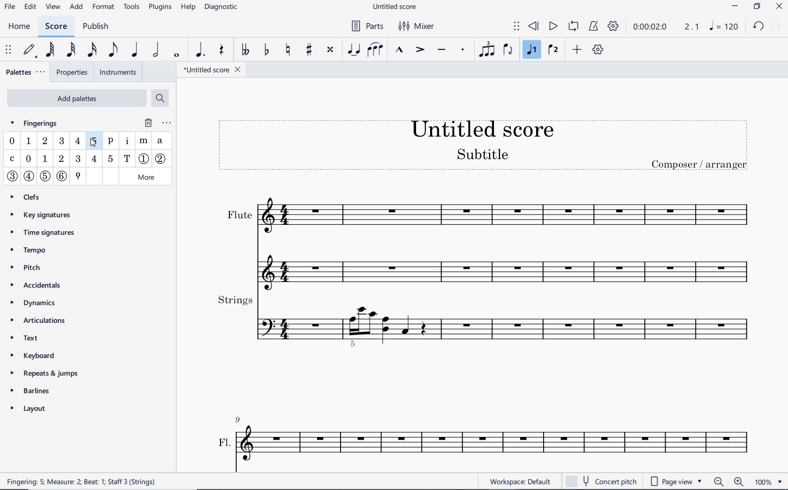  Describe the element at coordinates (779, 8) in the screenshot. I see `CLOSE` at that location.